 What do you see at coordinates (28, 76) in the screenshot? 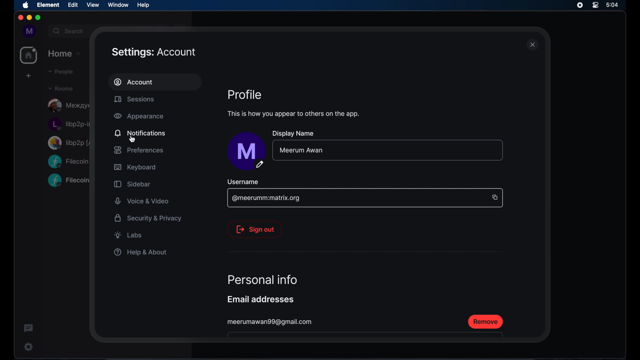
I see `add` at bounding box center [28, 76].